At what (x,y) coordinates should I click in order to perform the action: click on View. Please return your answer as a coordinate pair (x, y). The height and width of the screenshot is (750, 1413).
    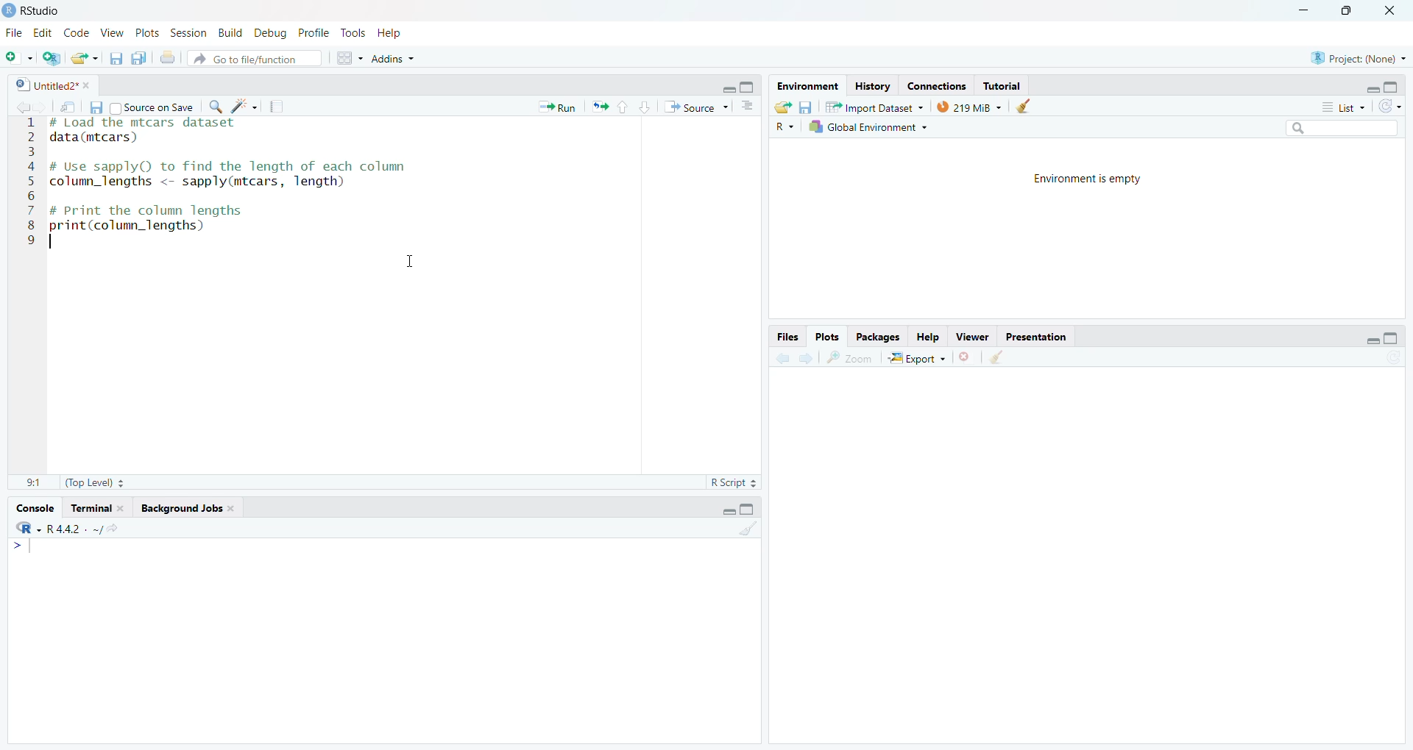
    Looking at the image, I should click on (113, 32).